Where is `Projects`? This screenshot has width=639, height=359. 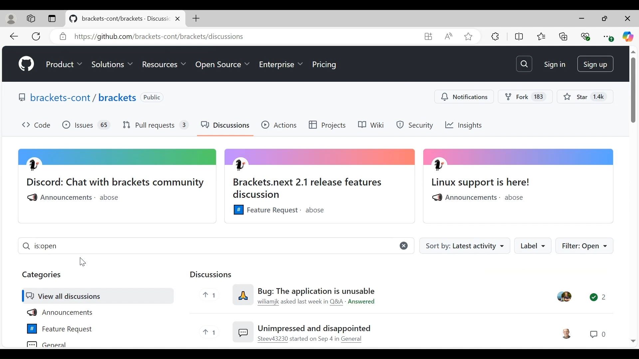 Projects is located at coordinates (329, 125).